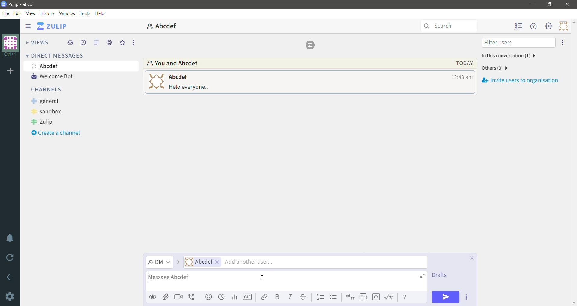 This screenshot has width=577, height=306. Describe the element at coordinates (28, 26) in the screenshot. I see `Show/Hide left sidebar` at that location.